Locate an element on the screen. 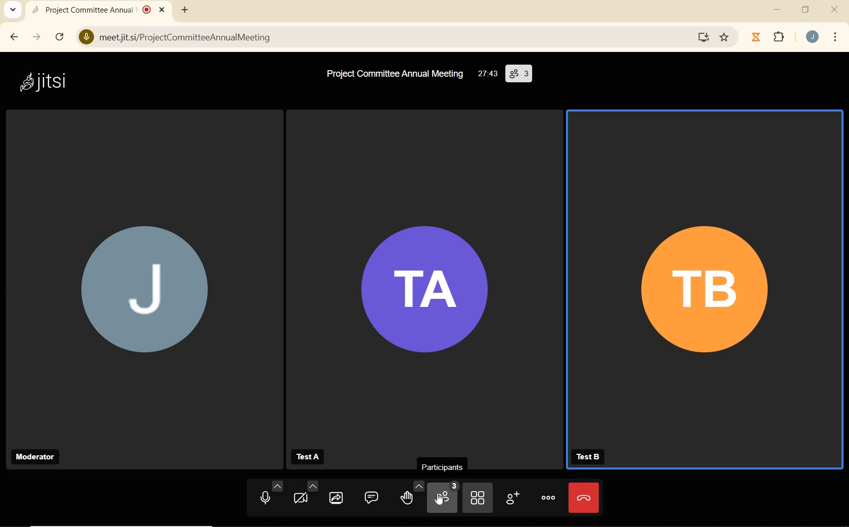 This screenshot has width=849, height=527. RESTORE DOWN is located at coordinates (806, 11).